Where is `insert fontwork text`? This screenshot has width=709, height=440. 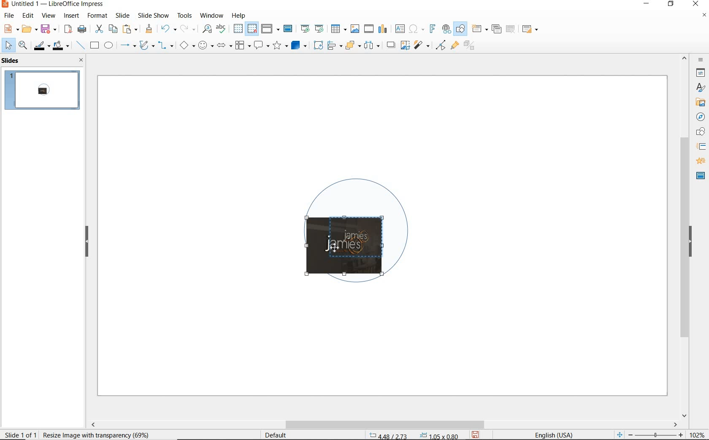
insert fontwork text is located at coordinates (431, 29).